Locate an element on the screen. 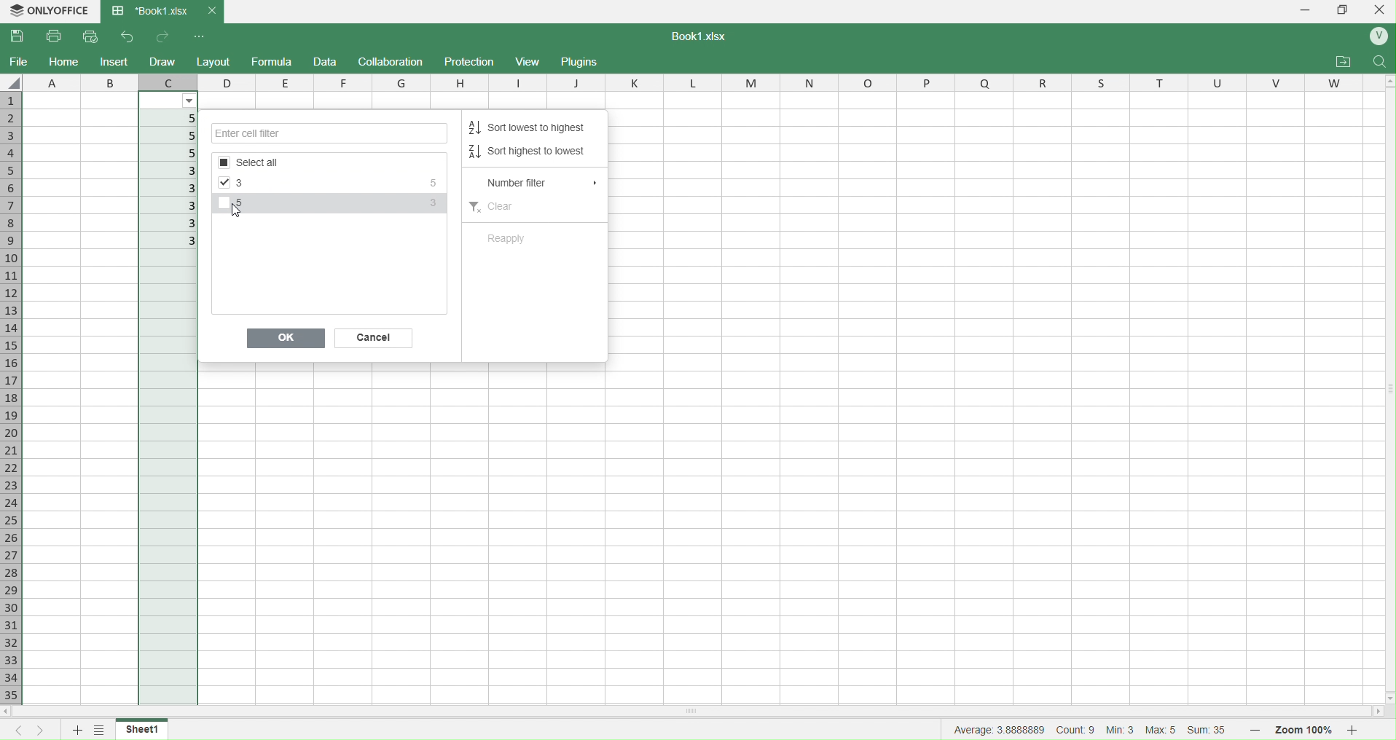 The image size is (1396, 740). Collaboration is located at coordinates (391, 61).